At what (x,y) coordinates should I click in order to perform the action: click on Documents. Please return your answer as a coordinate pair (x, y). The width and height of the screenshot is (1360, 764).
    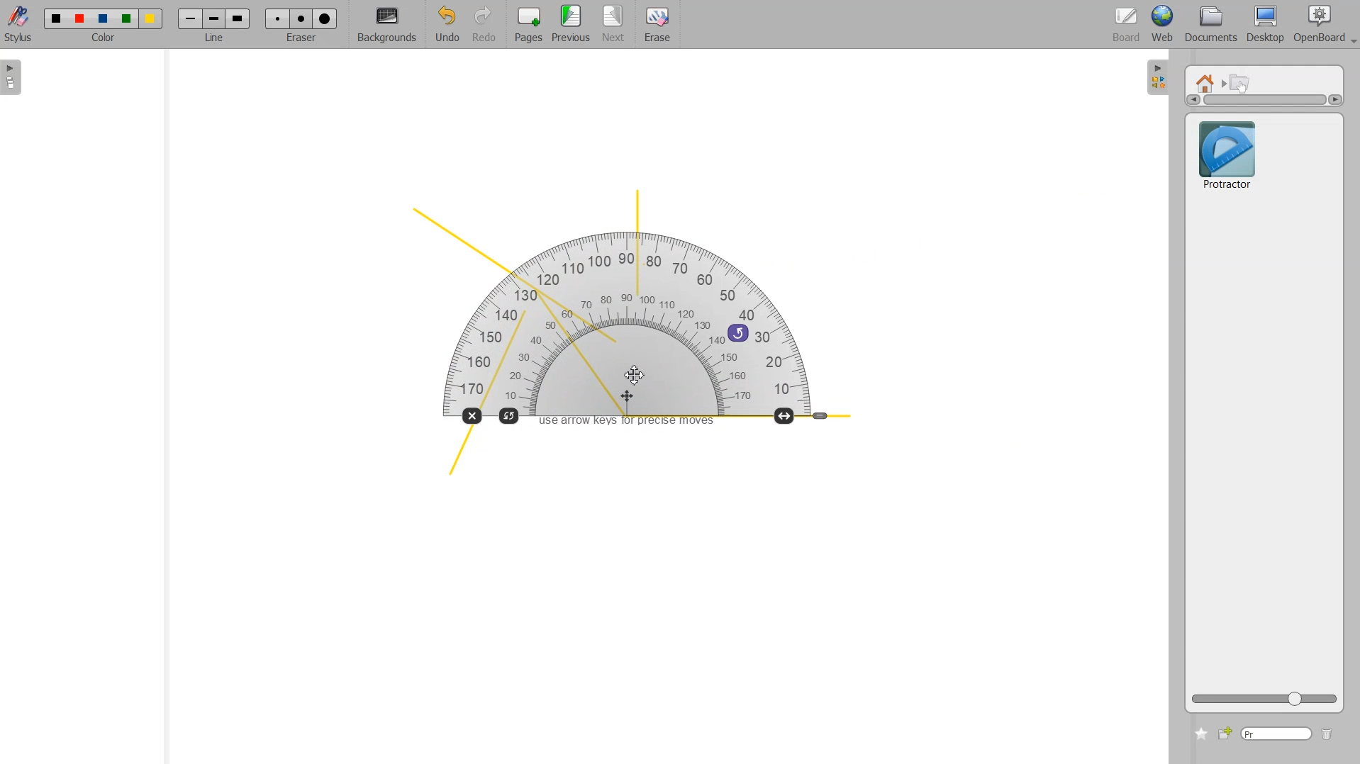
    Looking at the image, I should click on (1209, 26).